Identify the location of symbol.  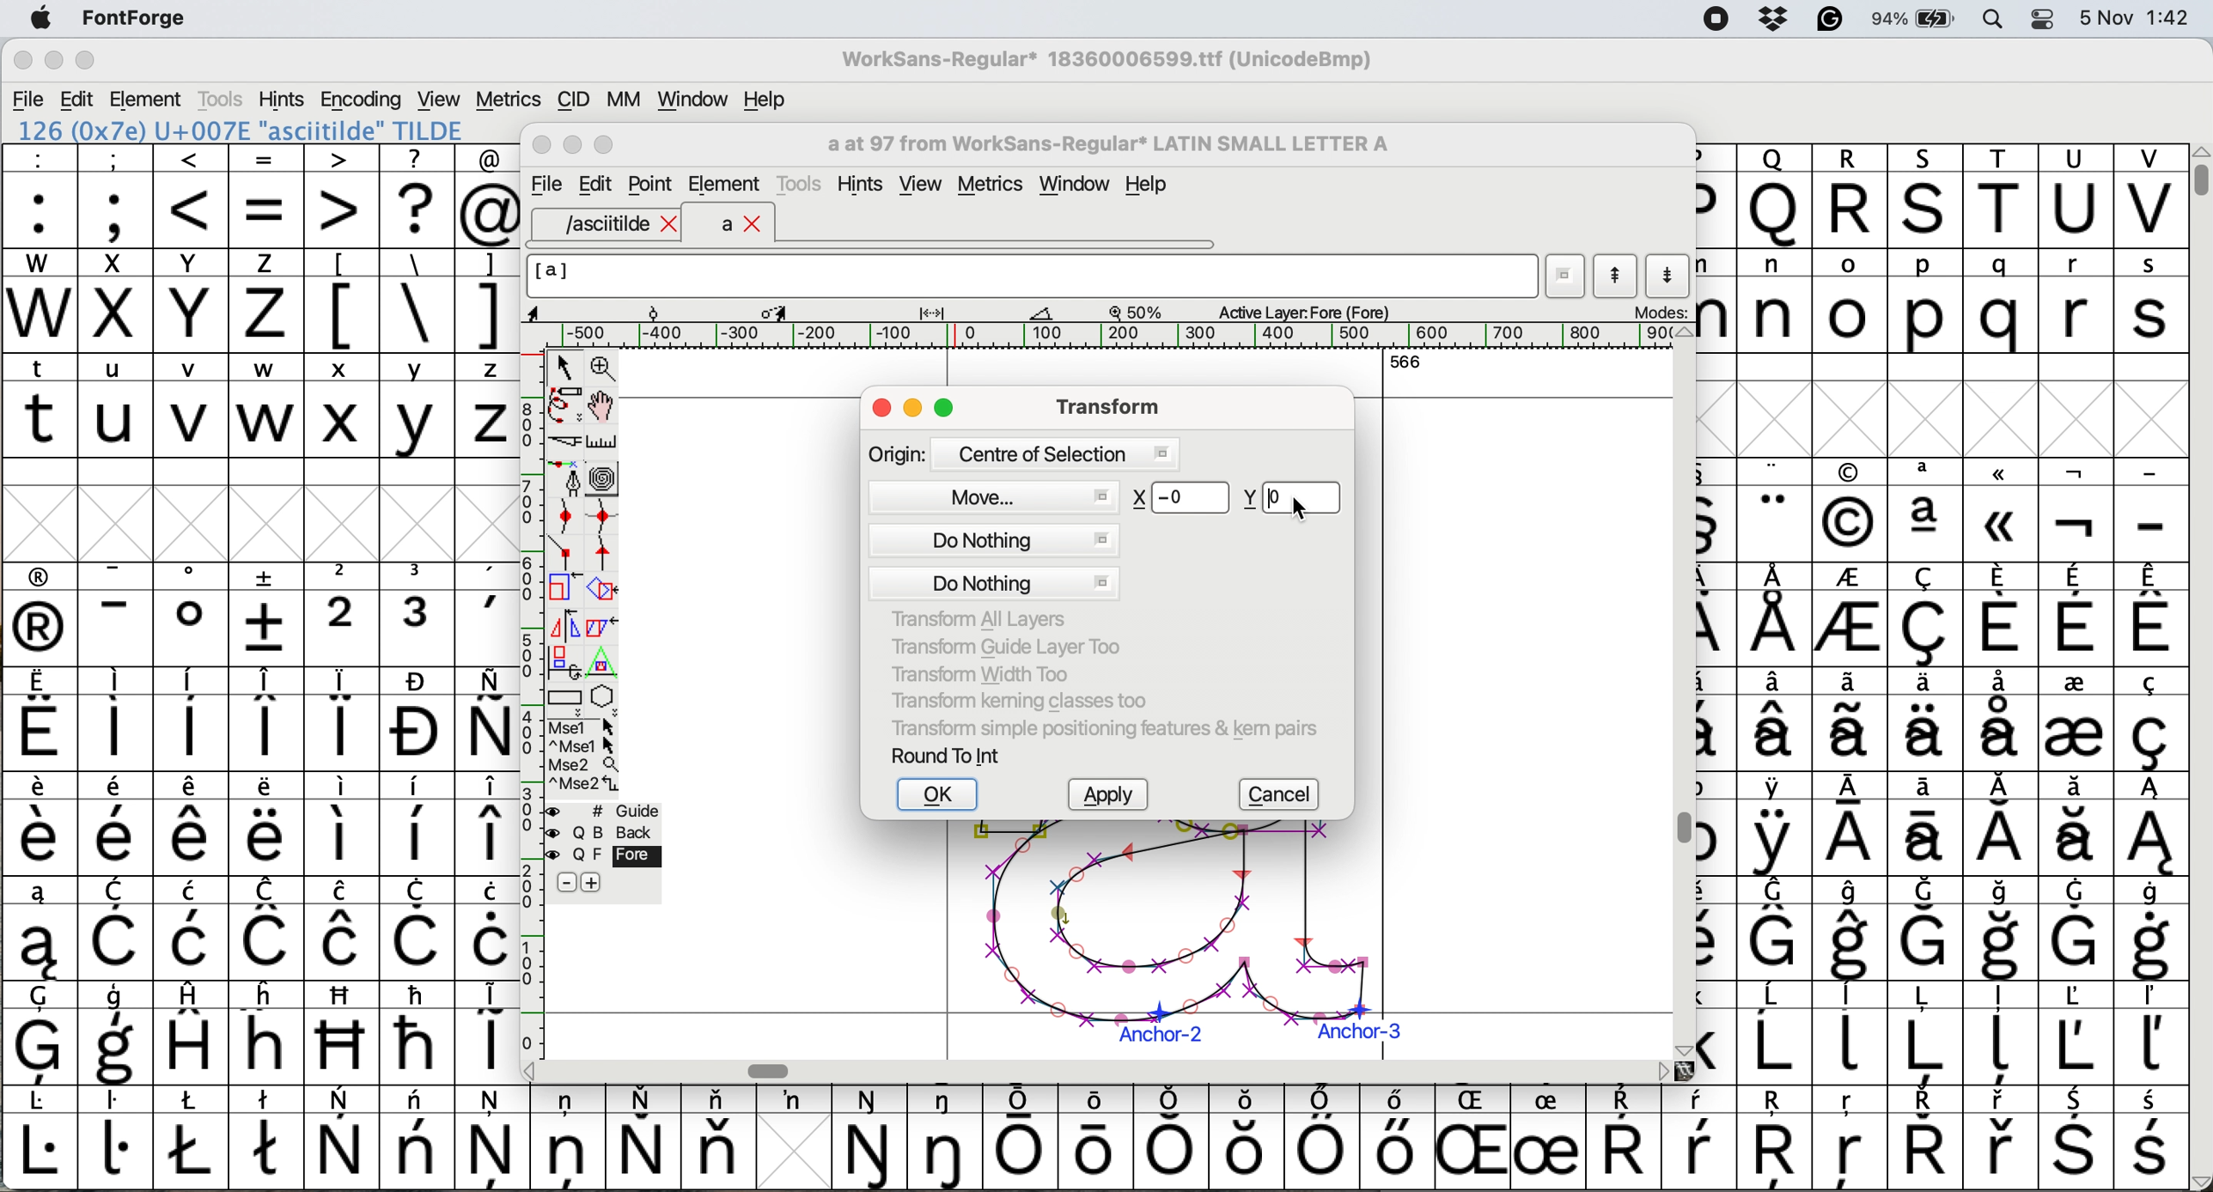
(1021, 1138).